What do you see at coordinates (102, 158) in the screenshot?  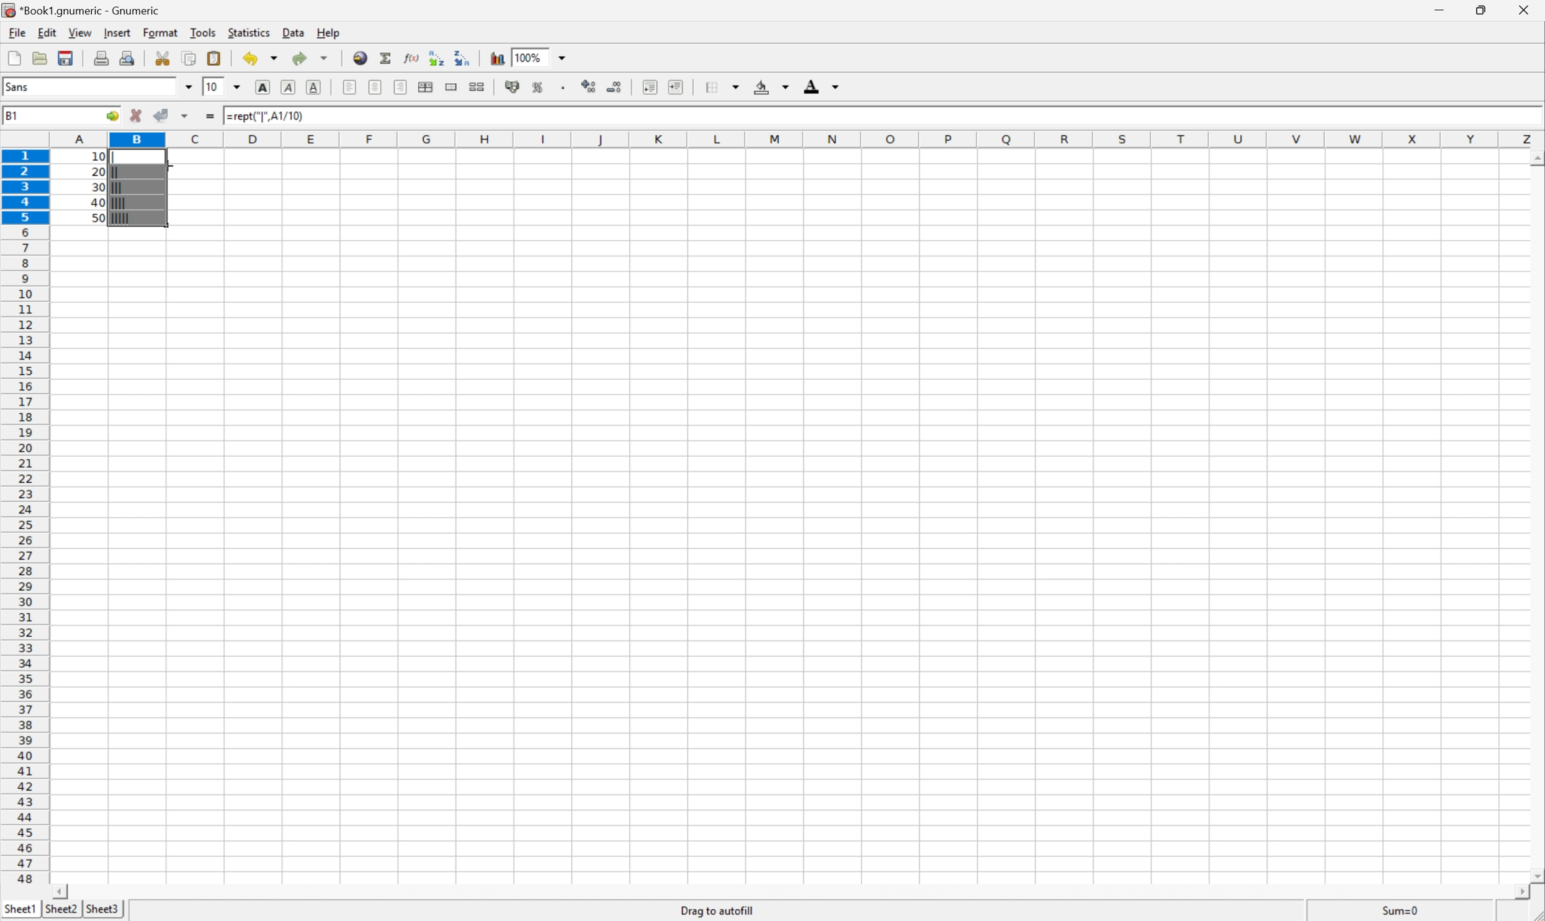 I see `10` at bounding box center [102, 158].